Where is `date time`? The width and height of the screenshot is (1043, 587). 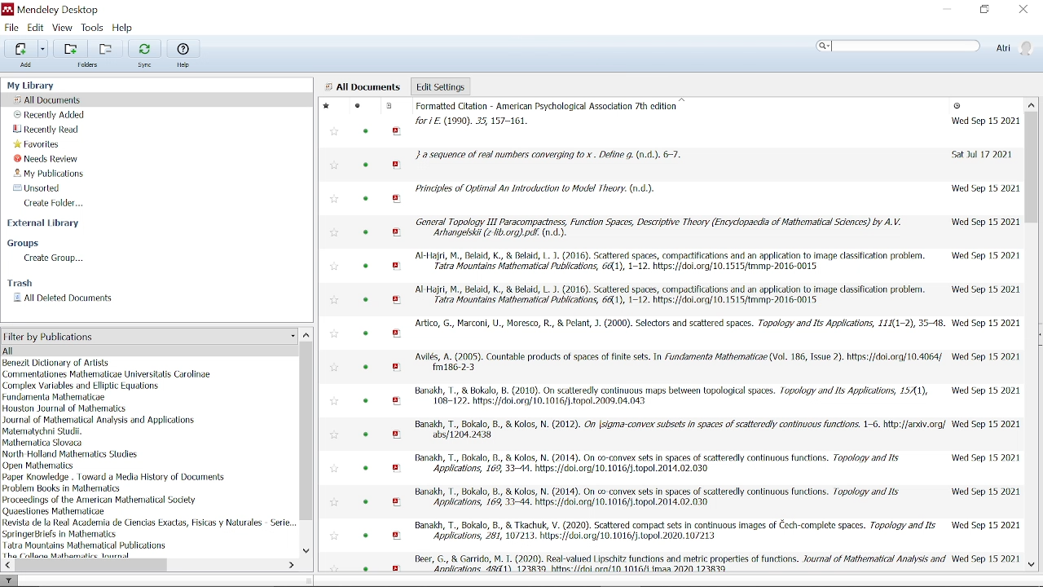 date time is located at coordinates (958, 107).